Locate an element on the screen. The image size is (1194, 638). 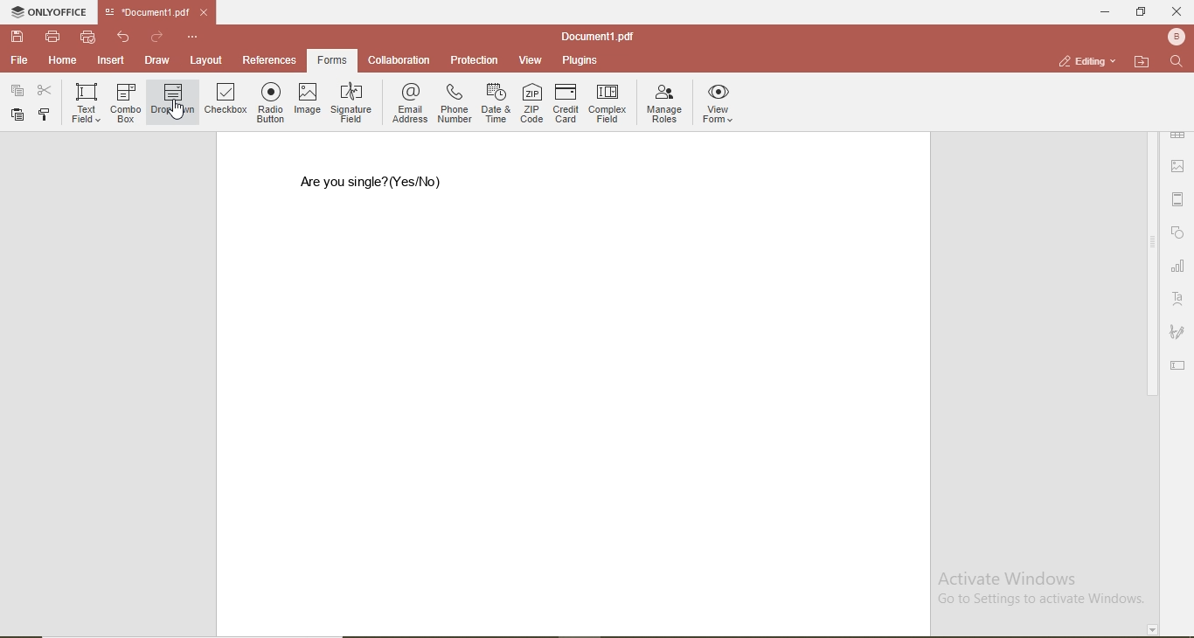
minimise is located at coordinates (1103, 13).